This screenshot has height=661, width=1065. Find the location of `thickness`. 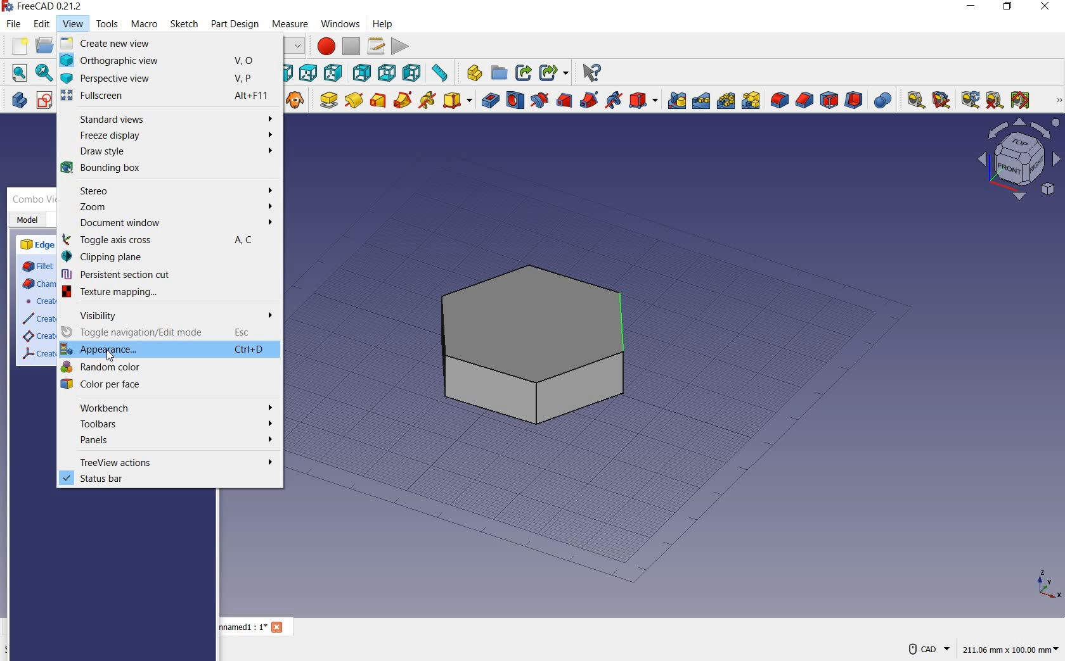

thickness is located at coordinates (855, 101).